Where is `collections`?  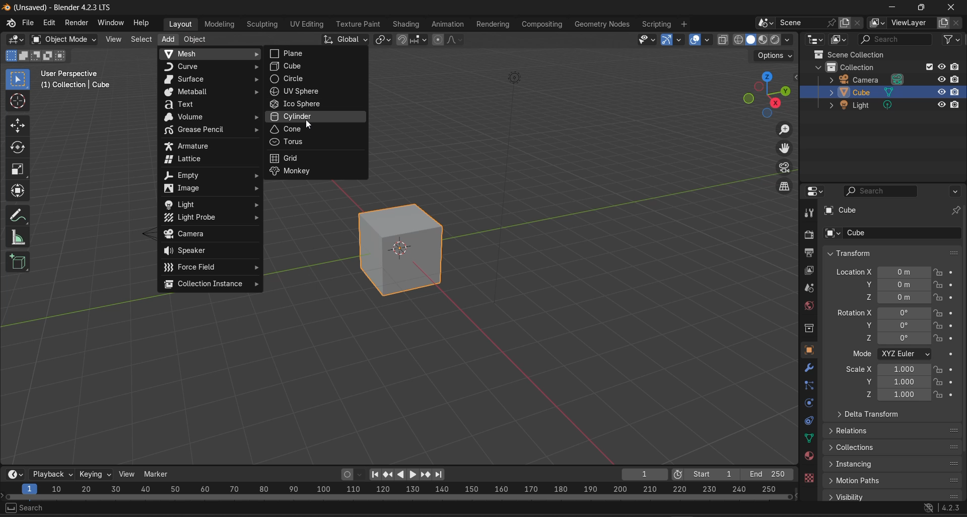 collections is located at coordinates (893, 446).